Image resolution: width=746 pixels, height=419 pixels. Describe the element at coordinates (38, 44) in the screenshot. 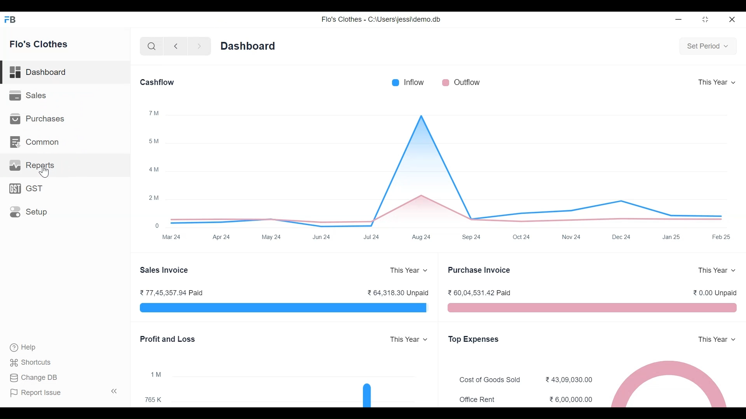

I see `Flo's Clothes` at that location.